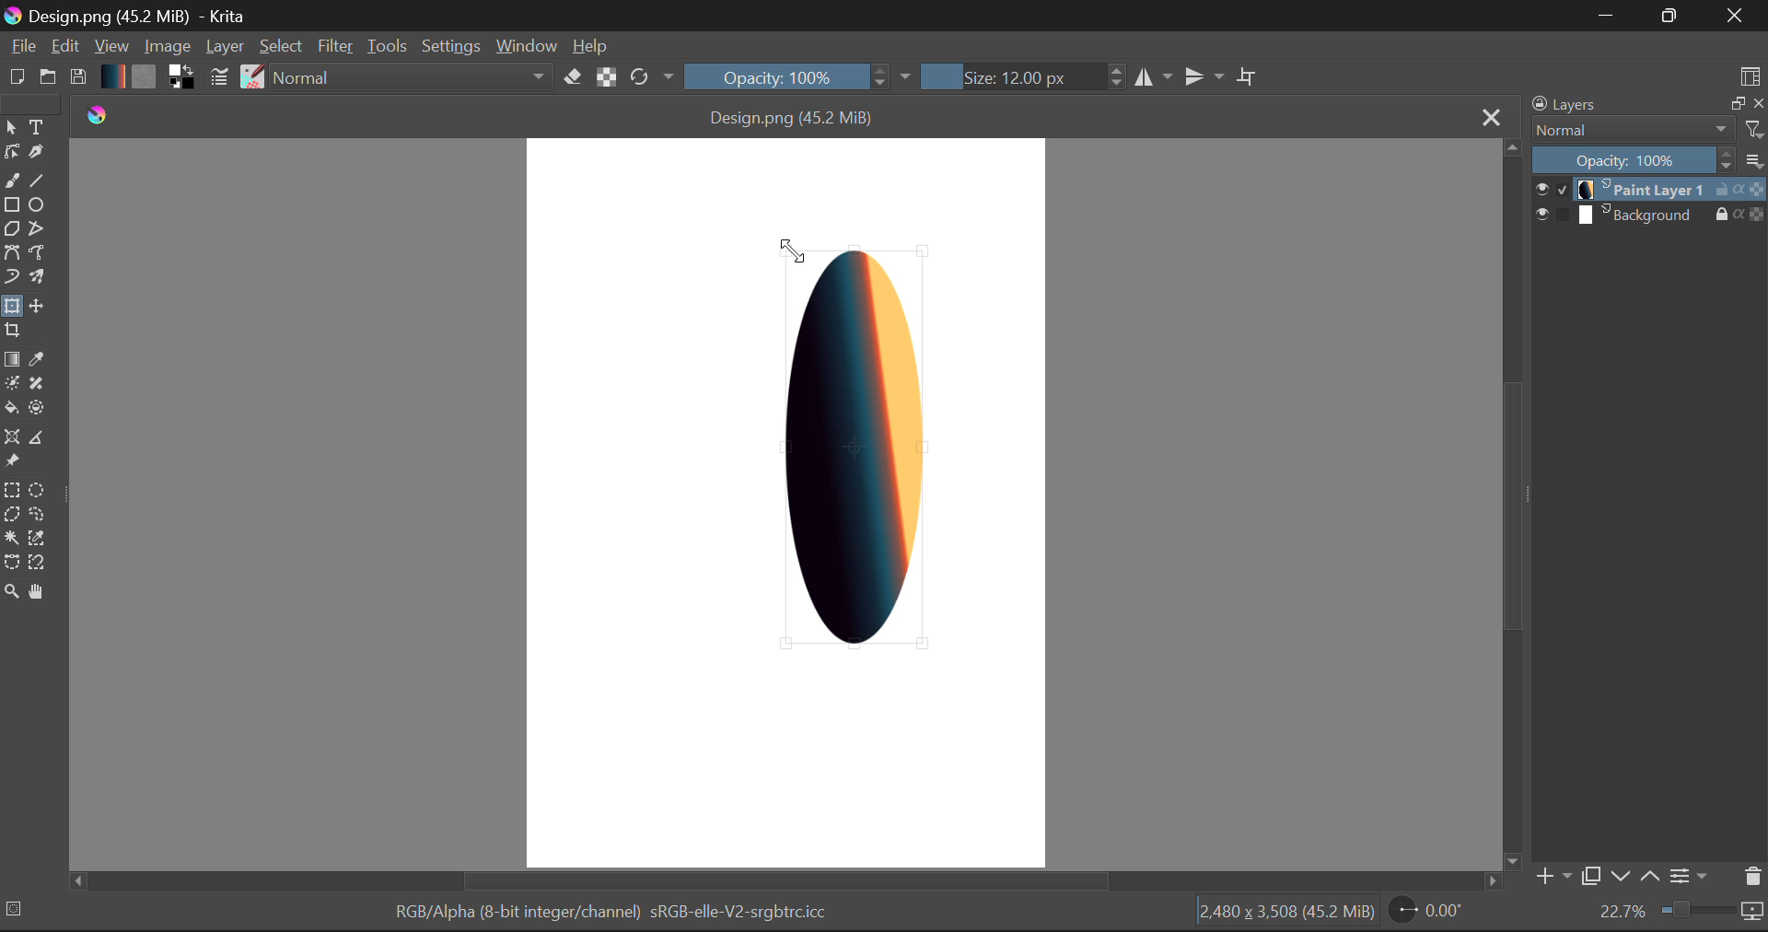 This screenshot has height=932, width=1768. Describe the element at coordinates (39, 594) in the screenshot. I see `Pan` at that location.